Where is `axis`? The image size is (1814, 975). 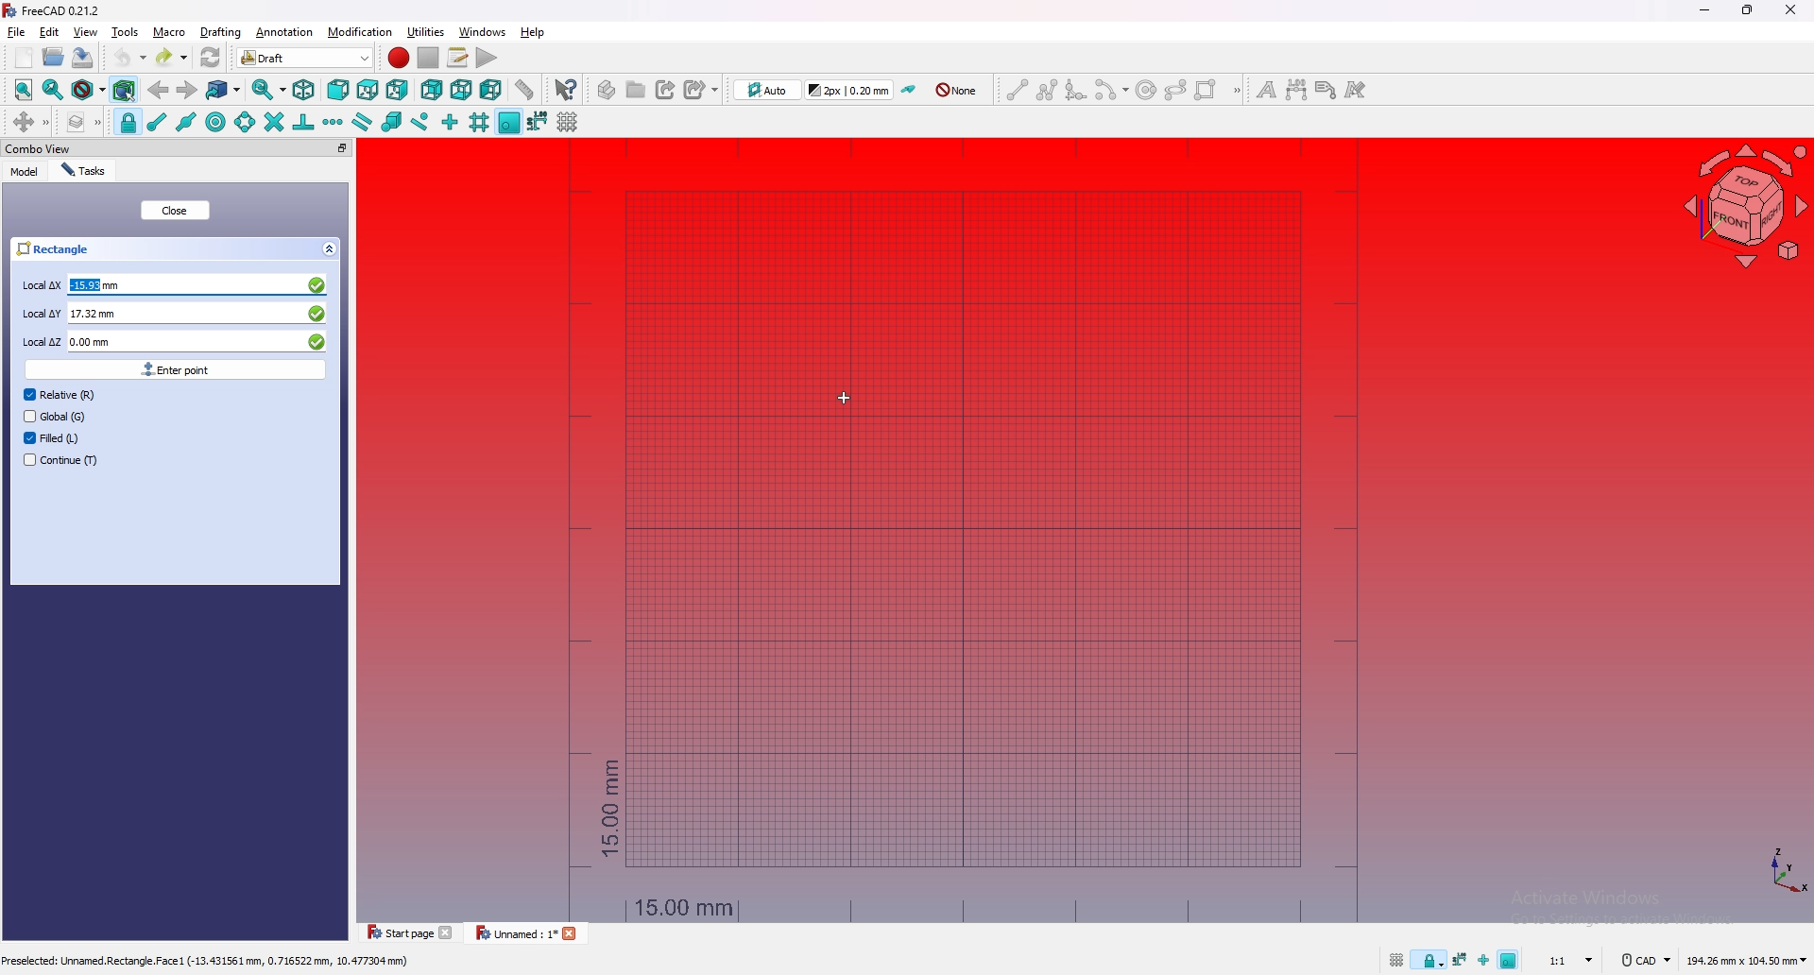 axis is located at coordinates (1784, 869).